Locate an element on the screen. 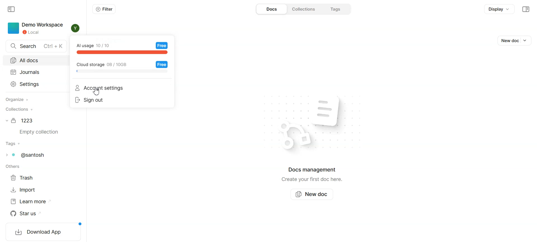  Cursor on Account settings is located at coordinates (97, 91).